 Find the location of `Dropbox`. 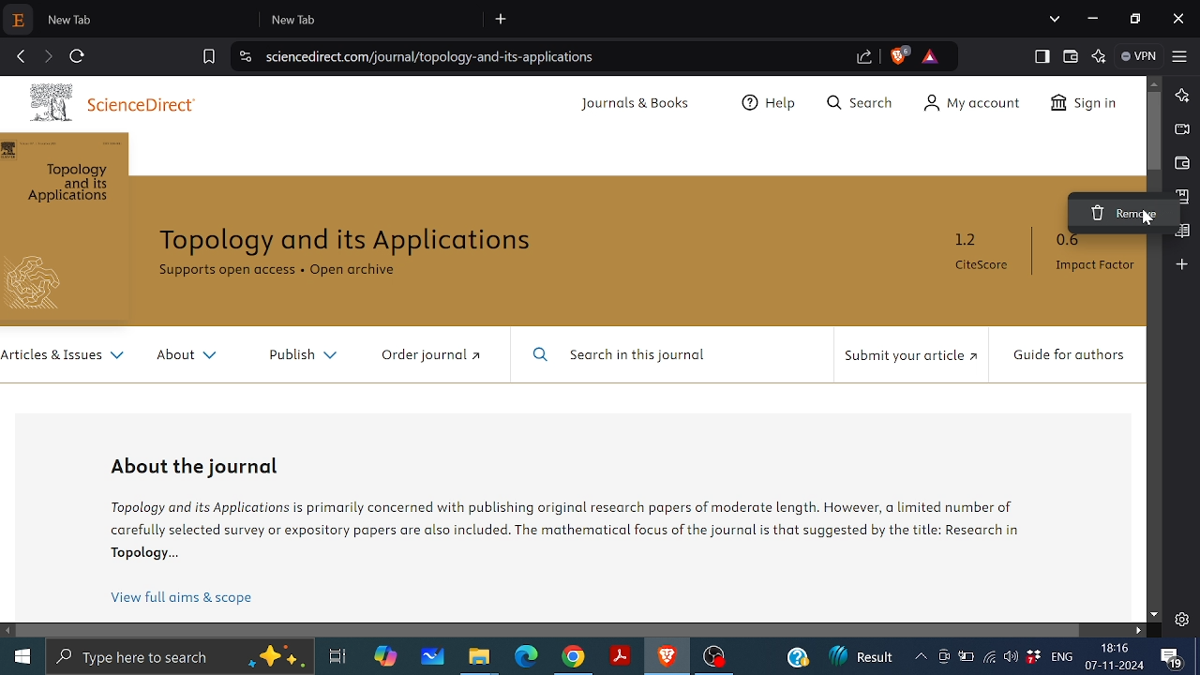

Dropbox is located at coordinates (1032, 658).